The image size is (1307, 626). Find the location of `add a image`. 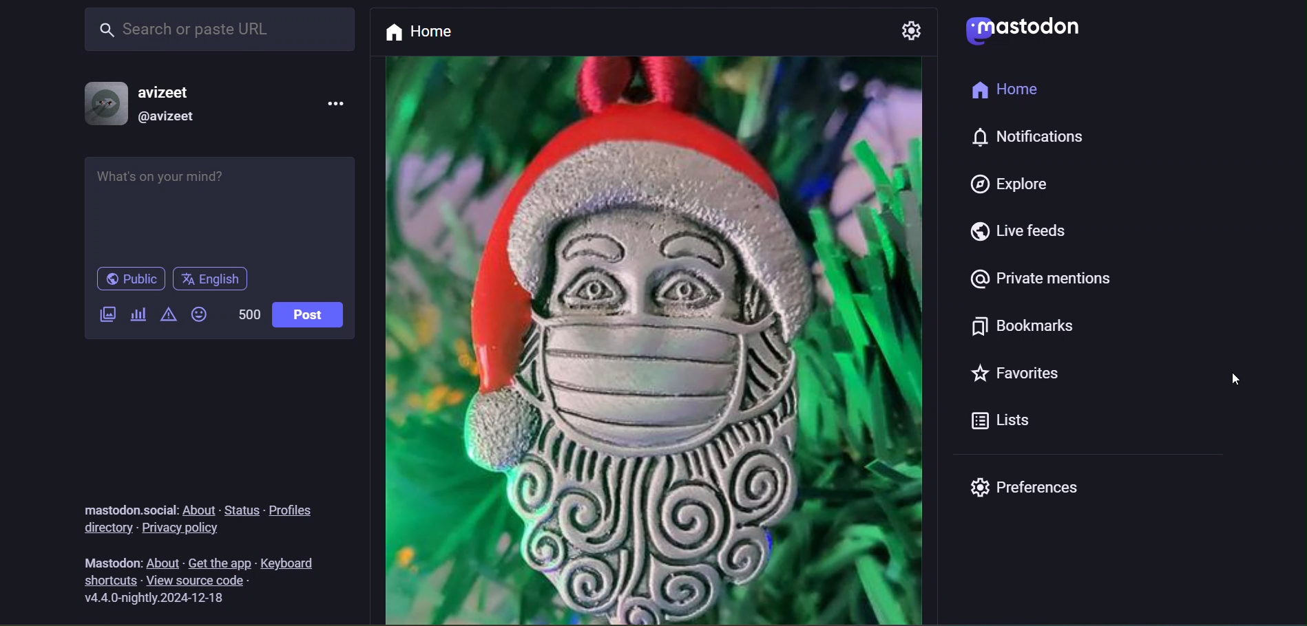

add a image is located at coordinates (105, 311).